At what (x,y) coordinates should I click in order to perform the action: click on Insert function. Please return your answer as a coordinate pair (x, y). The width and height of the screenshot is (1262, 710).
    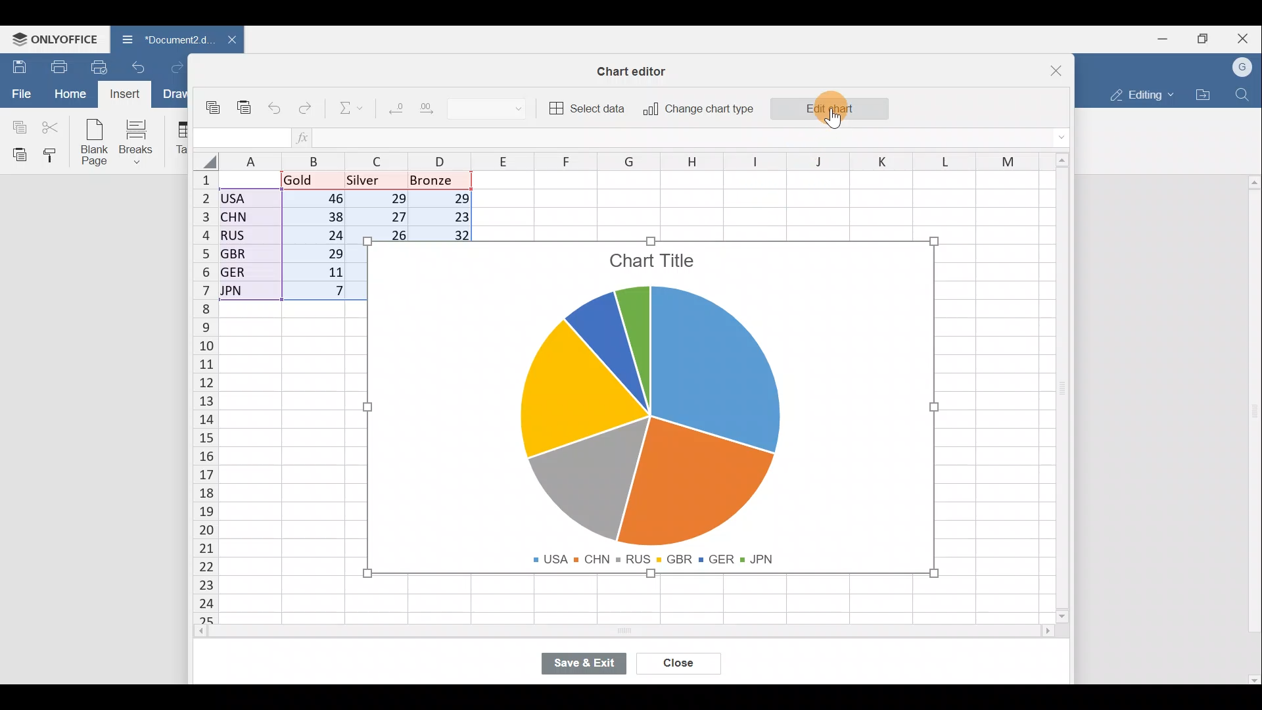
    Looking at the image, I should click on (311, 137).